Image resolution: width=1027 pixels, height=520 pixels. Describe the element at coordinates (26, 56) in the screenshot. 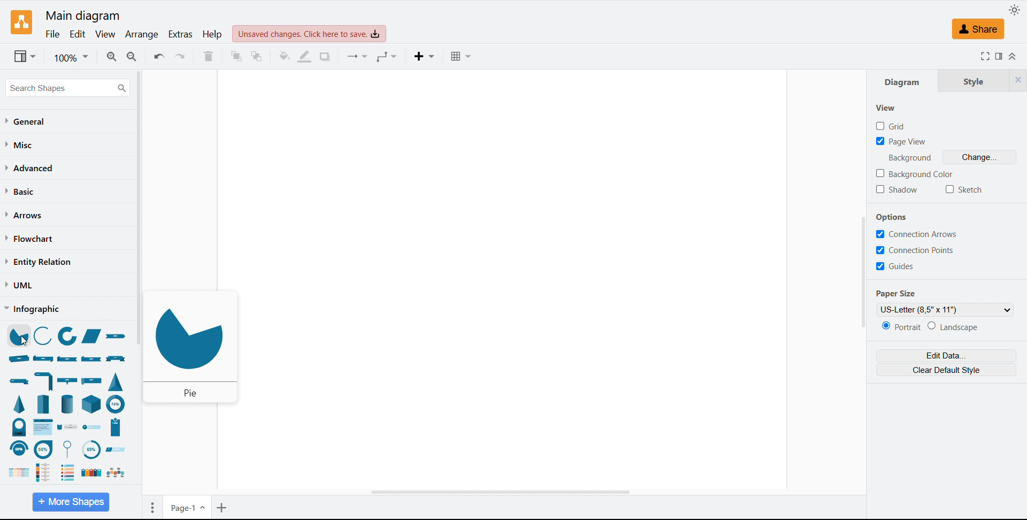

I see `View options ` at that location.